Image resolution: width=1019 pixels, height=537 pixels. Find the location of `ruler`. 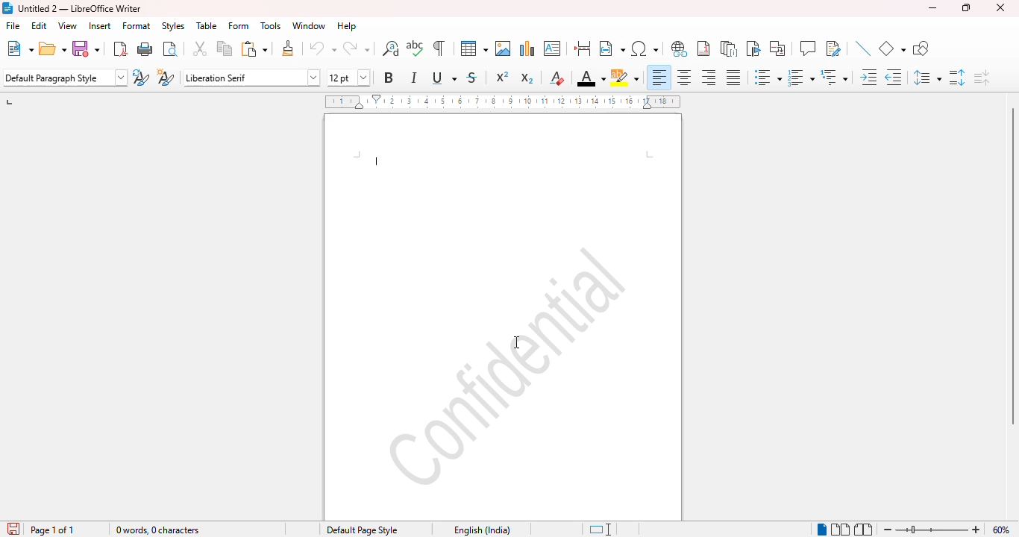

ruler is located at coordinates (503, 101).